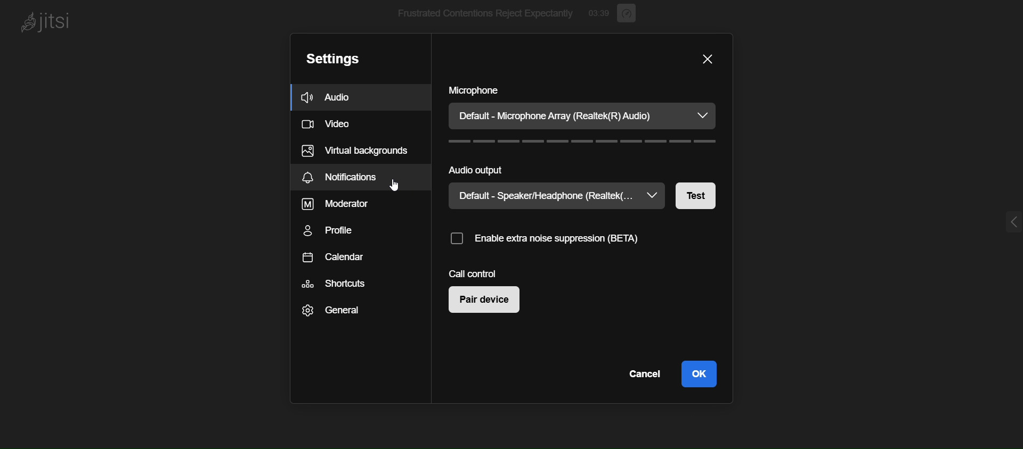 This screenshot has width=1023, height=449. What do you see at coordinates (582, 117) in the screenshot?
I see `display microphone` at bounding box center [582, 117].